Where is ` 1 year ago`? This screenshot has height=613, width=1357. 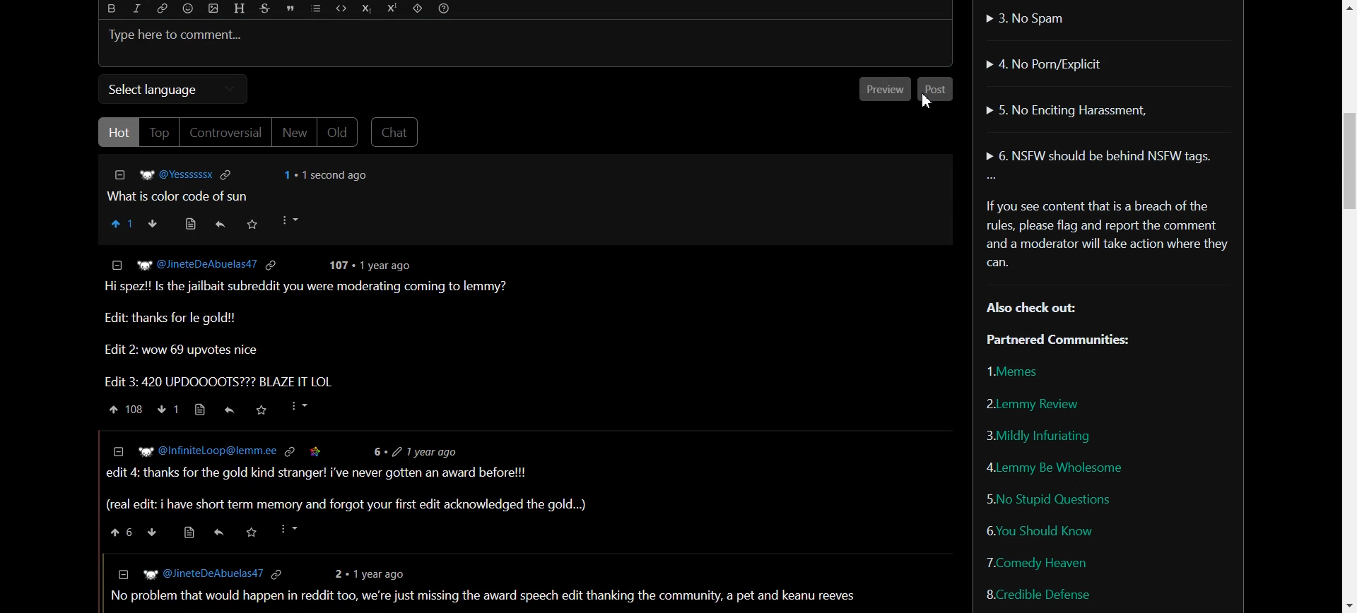  1 year ago is located at coordinates (373, 574).